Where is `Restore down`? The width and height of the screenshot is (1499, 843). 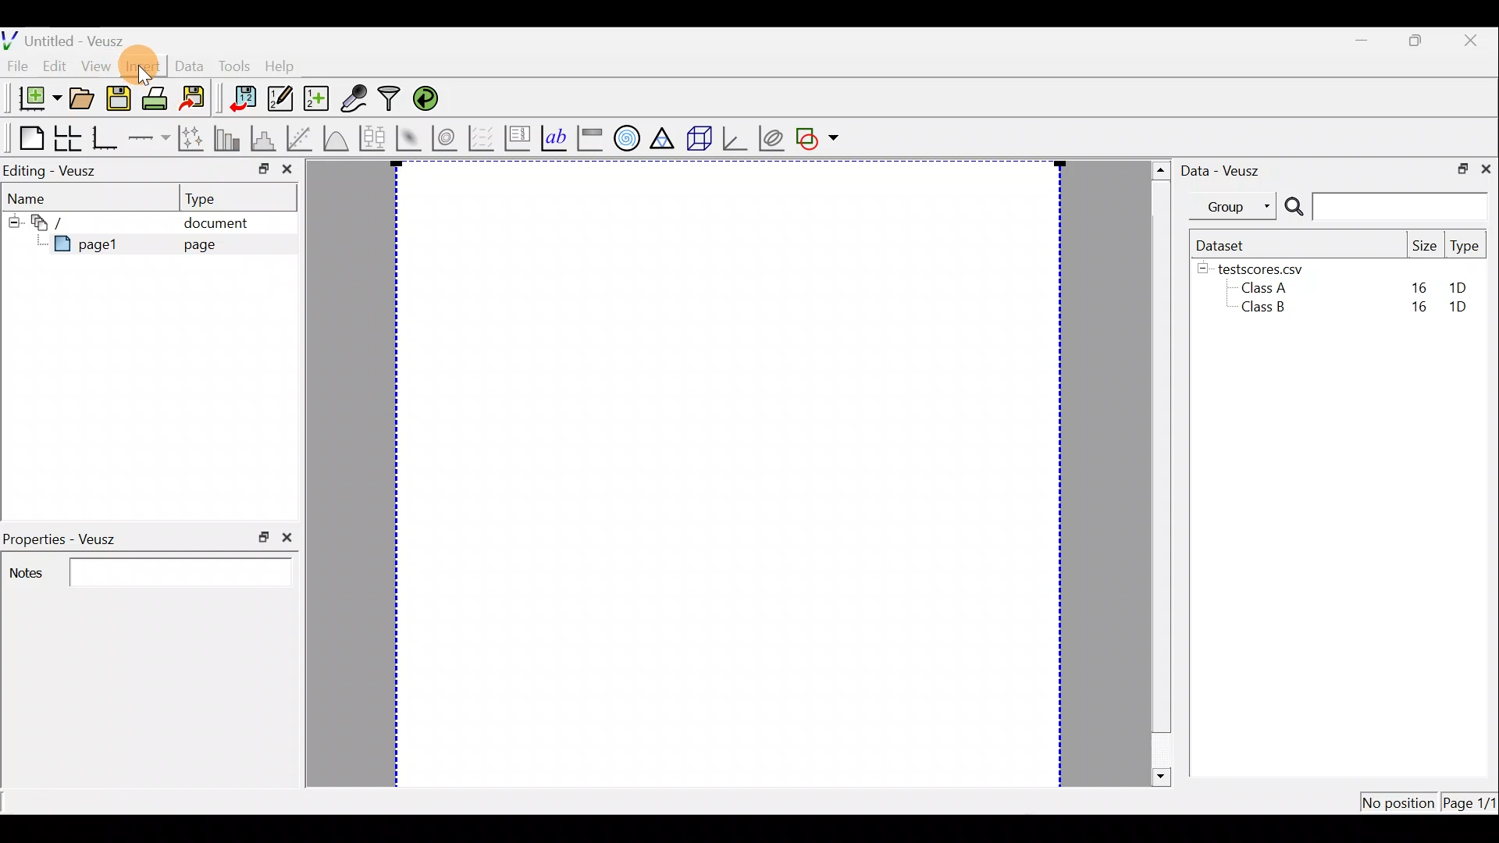
Restore down is located at coordinates (1420, 41).